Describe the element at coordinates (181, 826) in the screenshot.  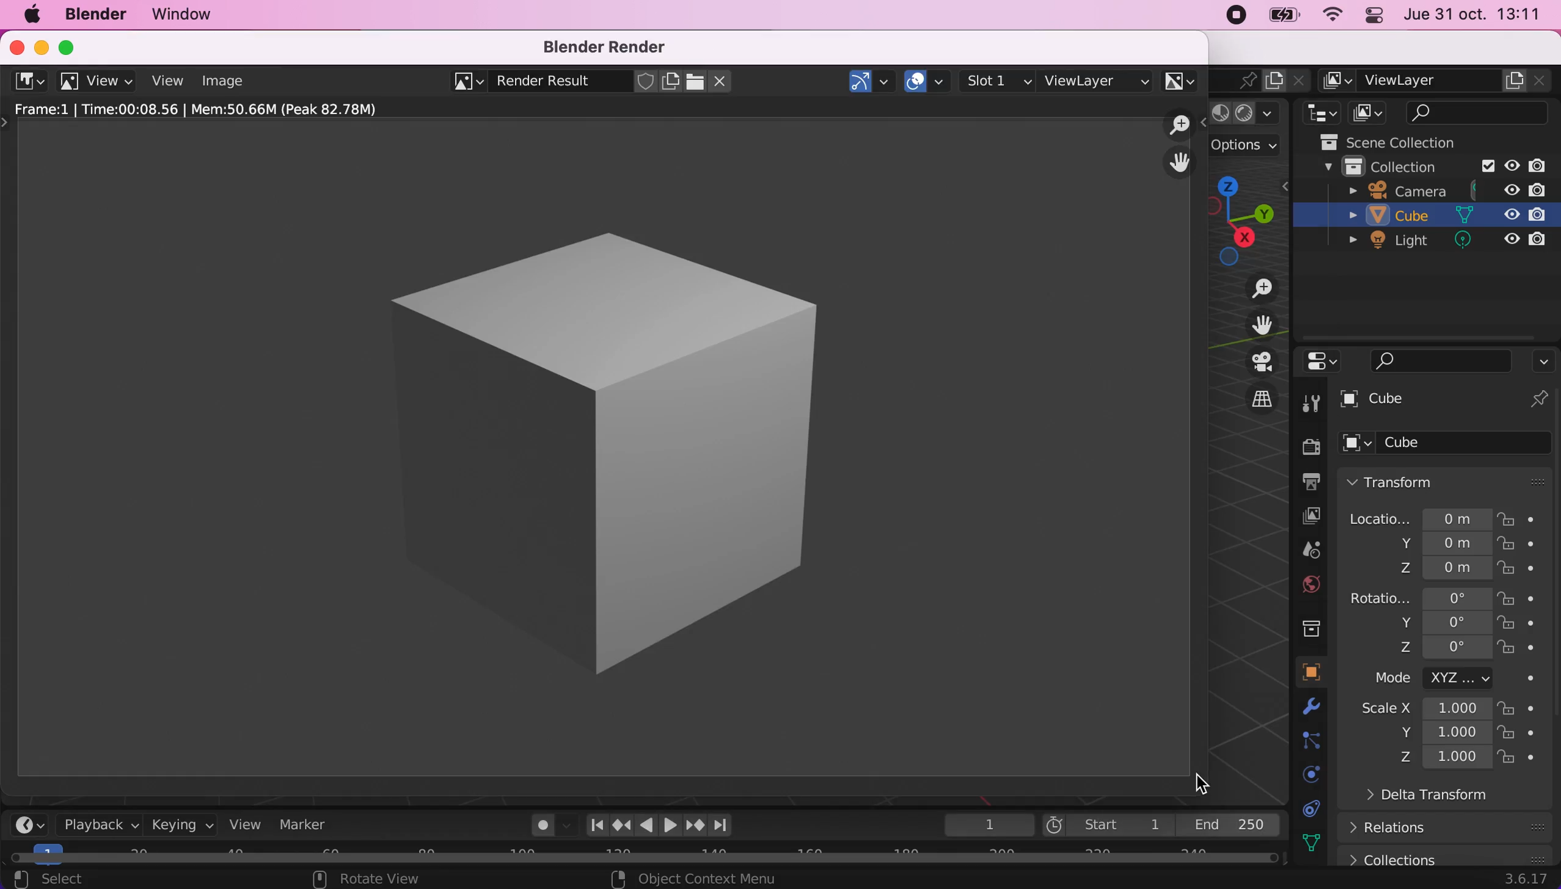
I see `keying` at that location.